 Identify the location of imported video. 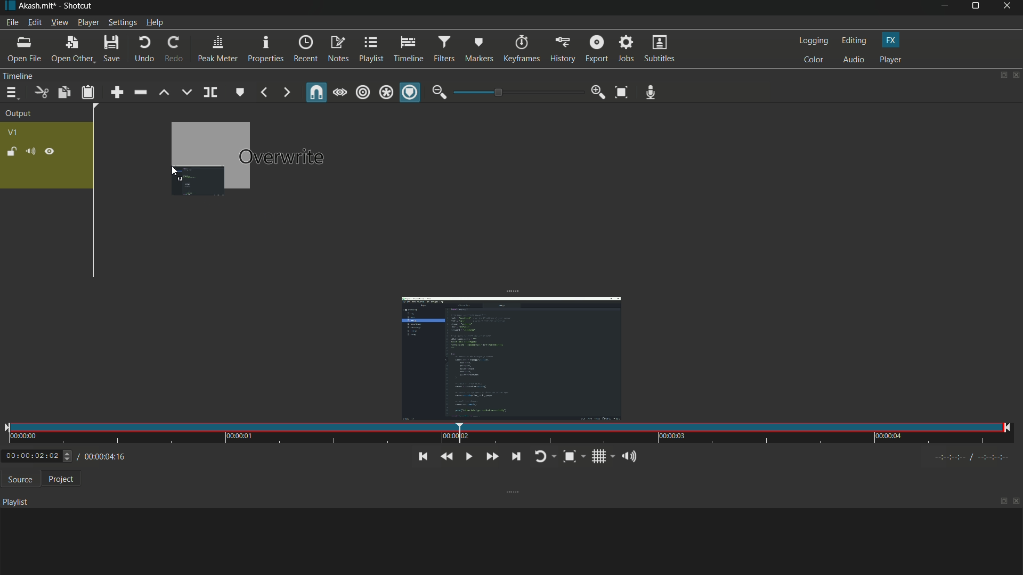
(505, 357).